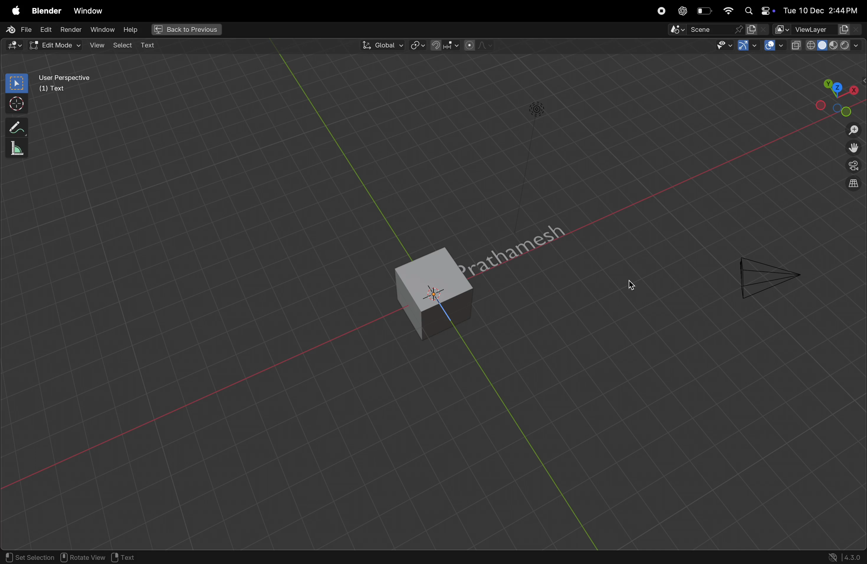 Image resolution: width=867 pixels, height=564 pixels. I want to click on select toggle, so click(29, 557).